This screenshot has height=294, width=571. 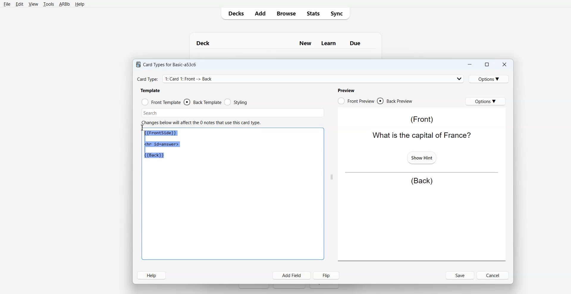 I want to click on Decks, so click(x=235, y=13).